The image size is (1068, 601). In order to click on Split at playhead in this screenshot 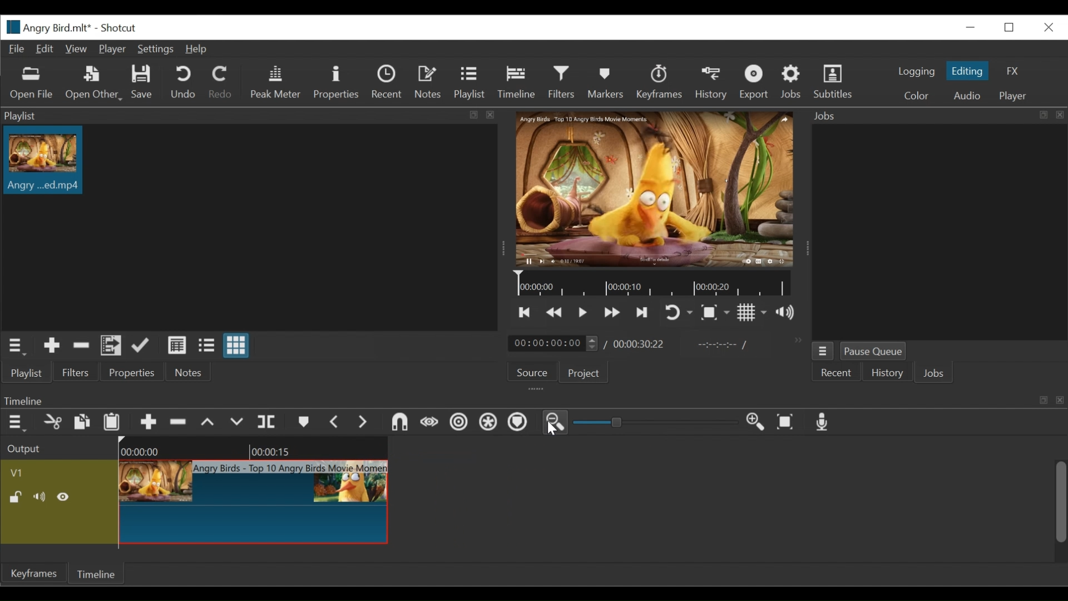, I will do `click(270, 422)`.